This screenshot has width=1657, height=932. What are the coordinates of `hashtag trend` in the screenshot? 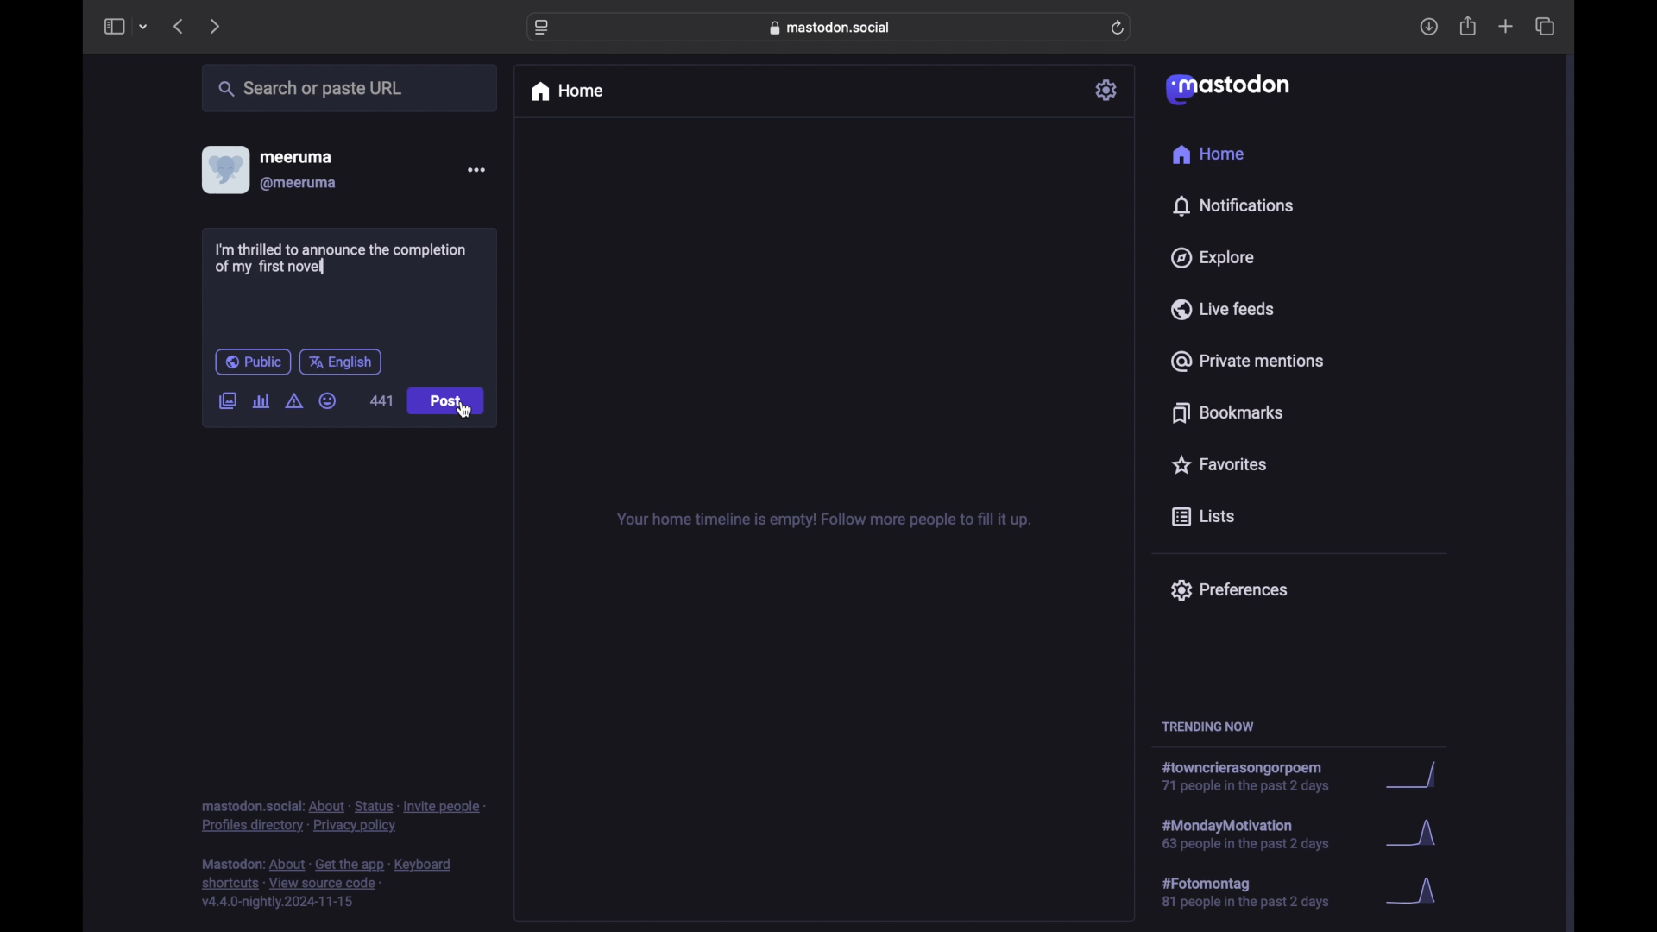 It's located at (1257, 891).